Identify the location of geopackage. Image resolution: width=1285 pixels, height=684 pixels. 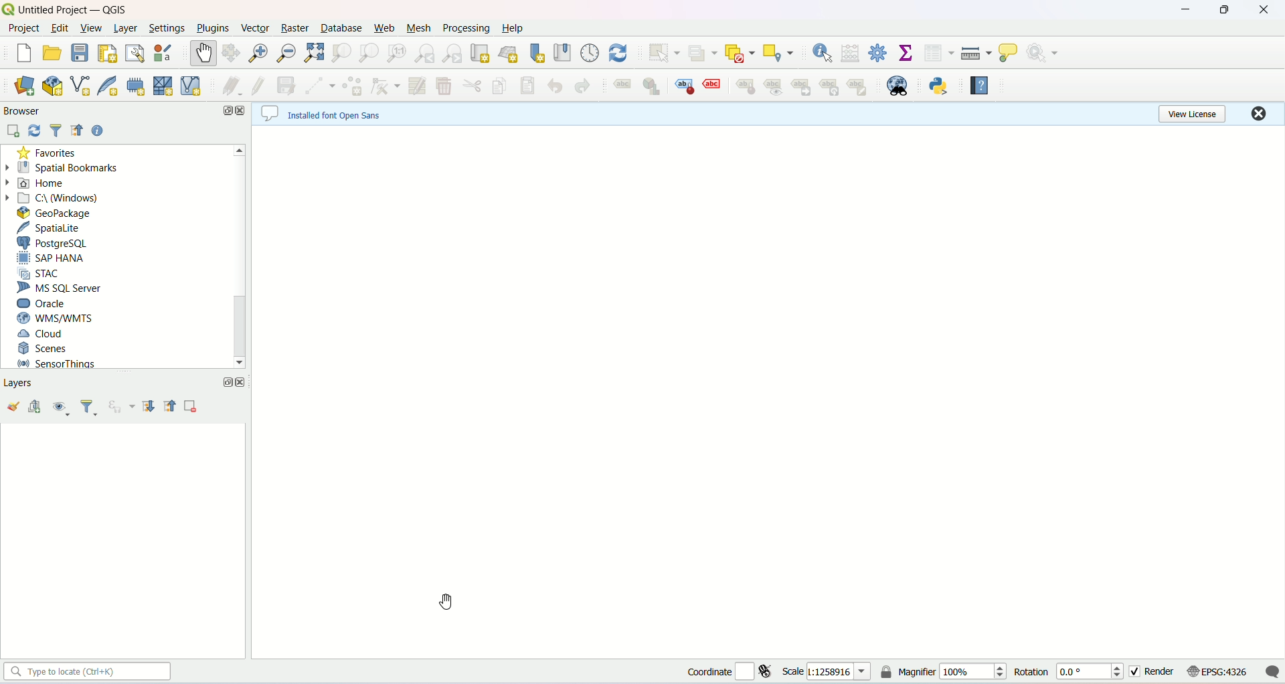
(53, 213).